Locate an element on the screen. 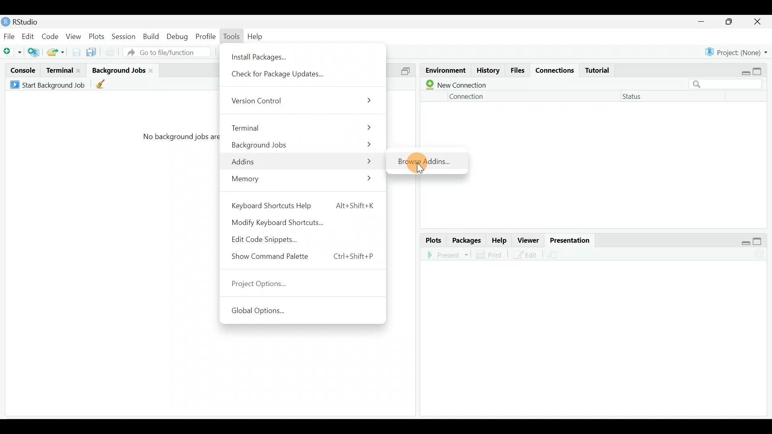 Image resolution: width=772 pixels, height=434 pixels. Session is located at coordinates (125, 37).